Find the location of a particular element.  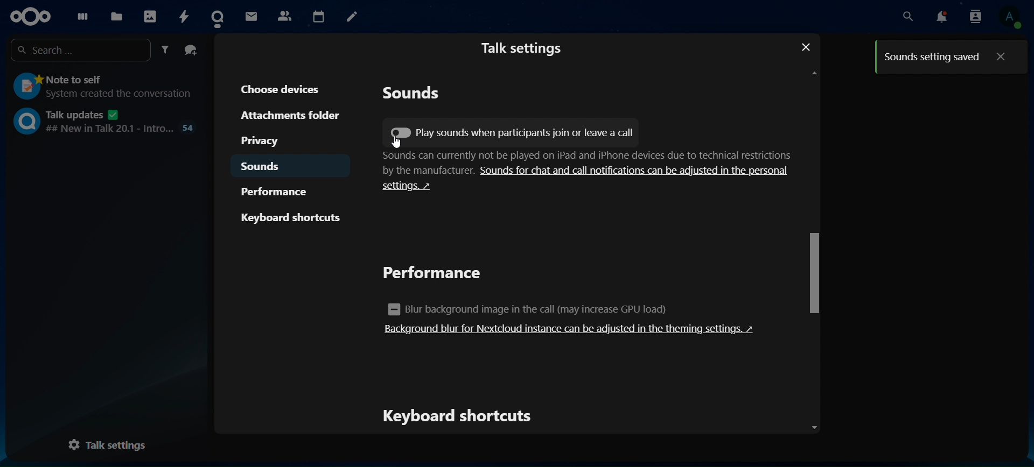

create a group is located at coordinates (192, 51).